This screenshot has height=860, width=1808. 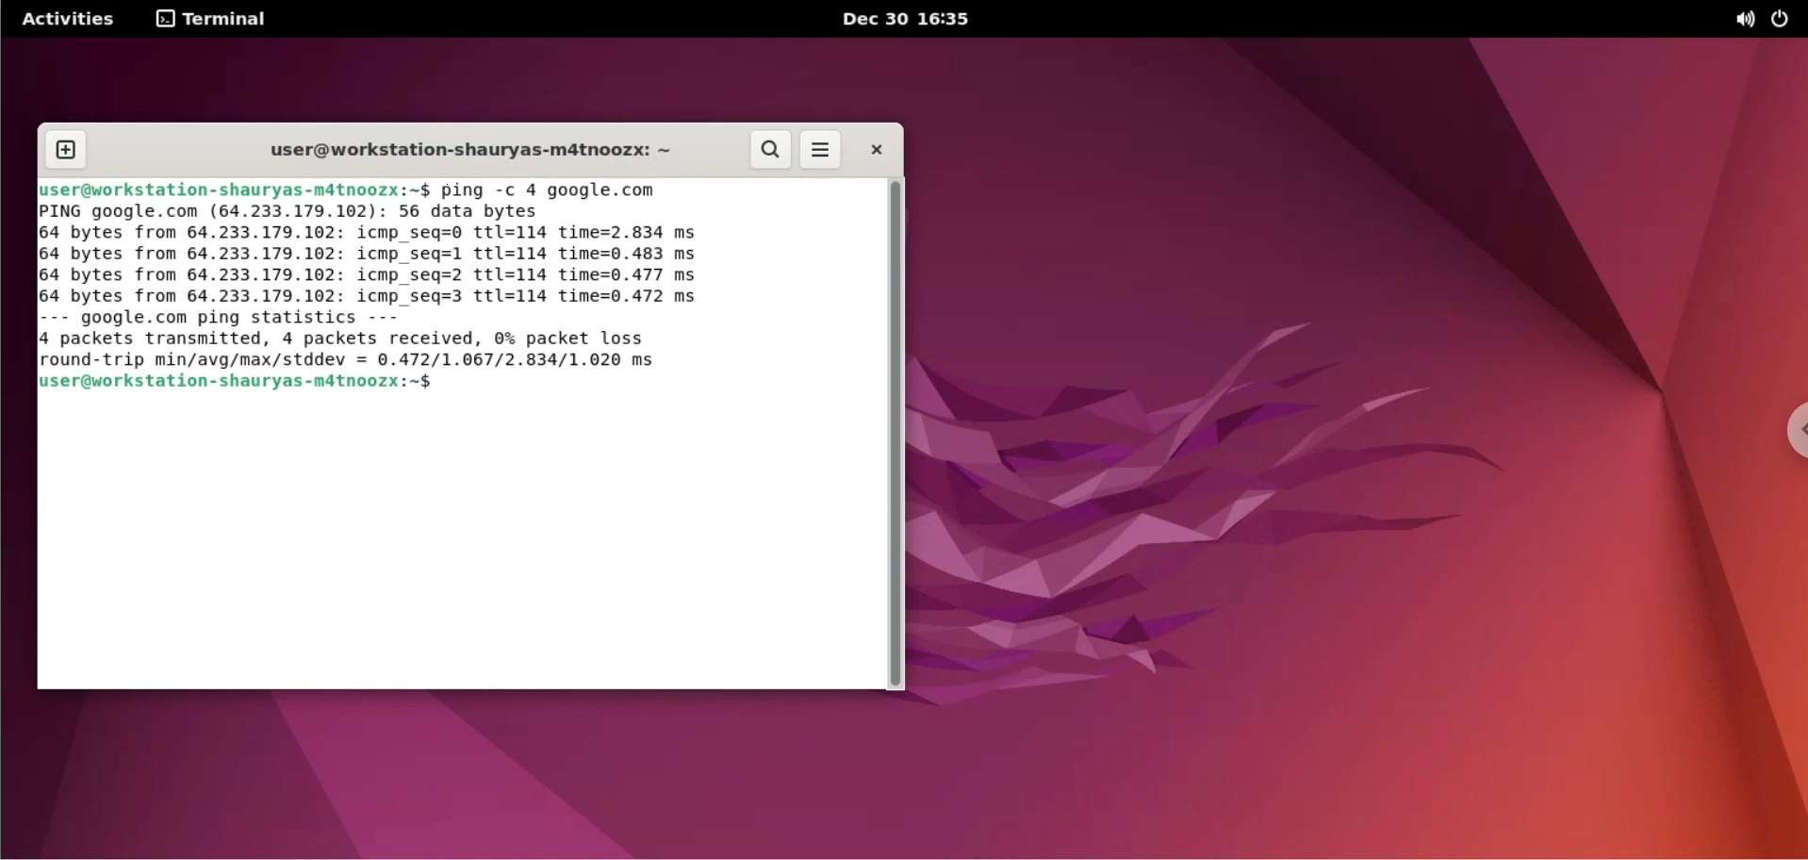 What do you see at coordinates (822, 149) in the screenshot?
I see `more options` at bounding box center [822, 149].